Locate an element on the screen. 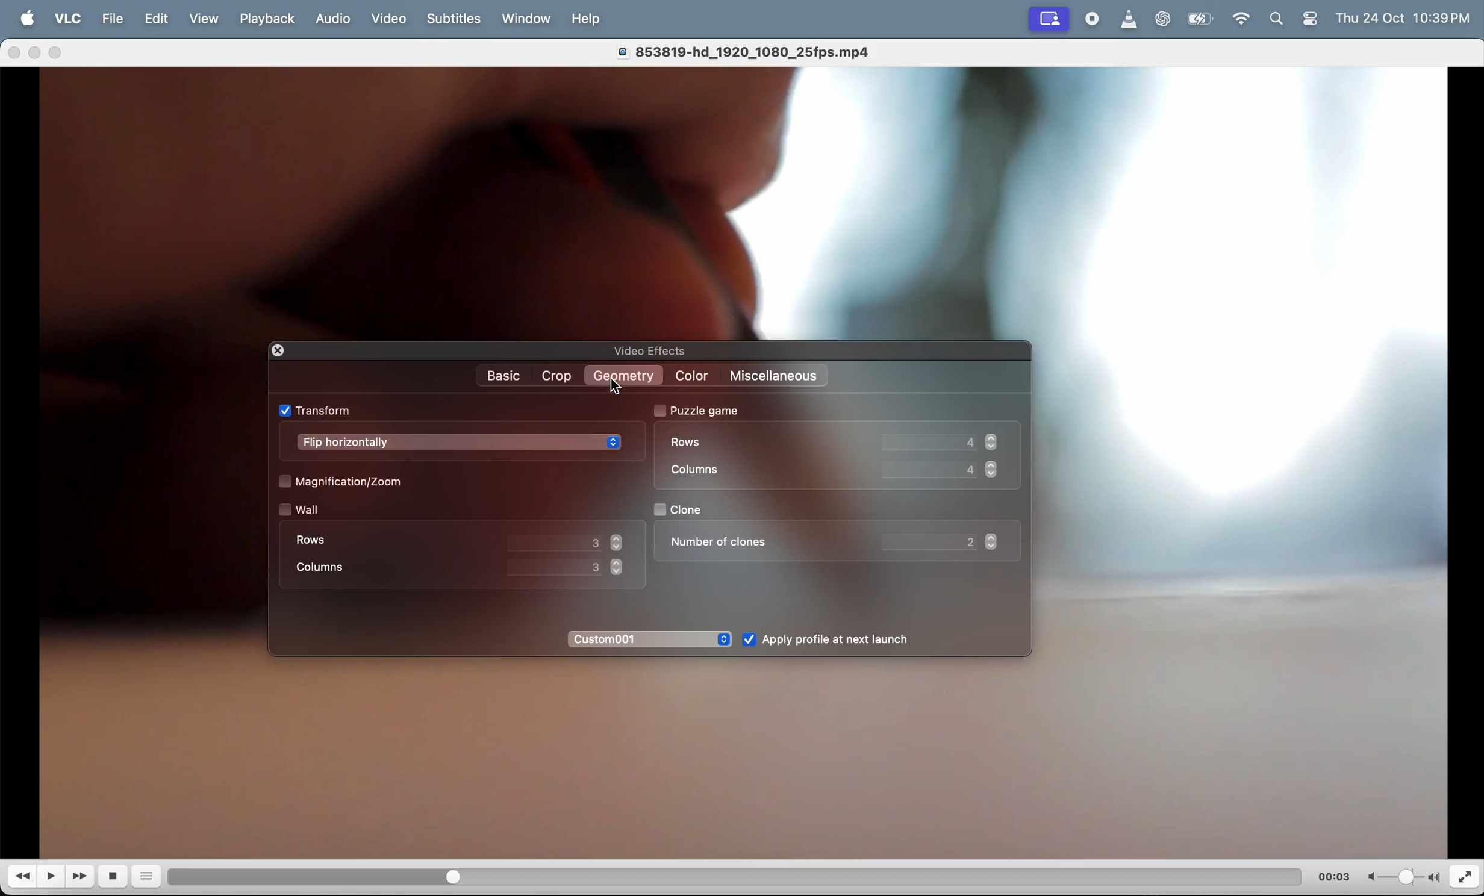 Image resolution: width=1484 pixels, height=896 pixels. check box is located at coordinates (282, 481).